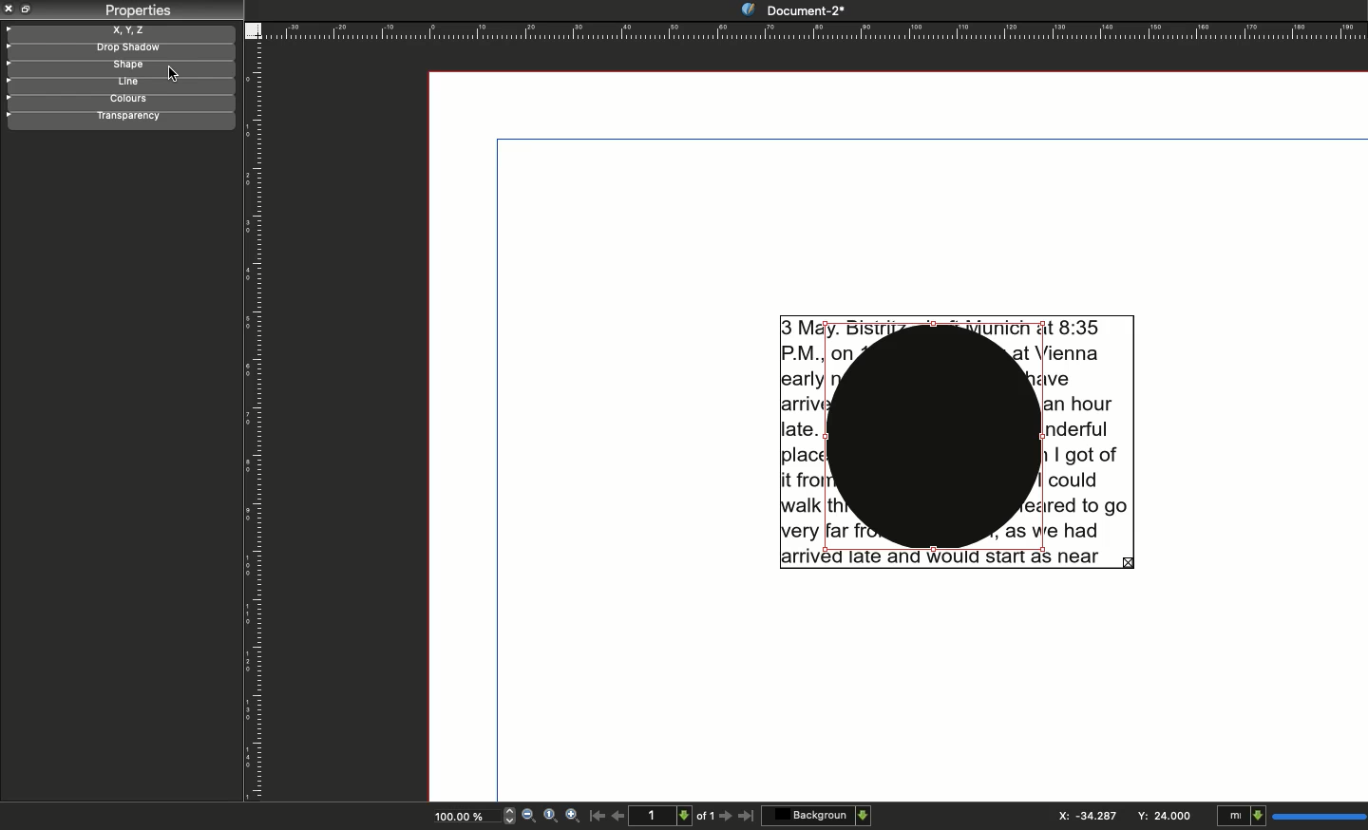 The height and width of the screenshot is (830, 1368). What do you see at coordinates (570, 817) in the screenshot?
I see `Zoom in` at bounding box center [570, 817].